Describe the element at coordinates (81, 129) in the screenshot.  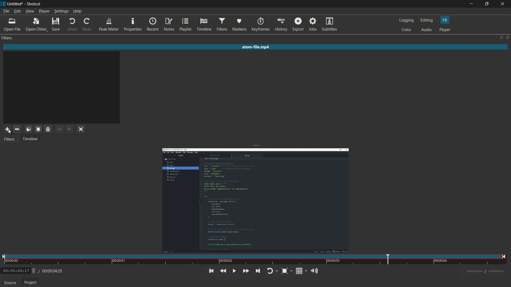
I see `deselect filter` at that location.